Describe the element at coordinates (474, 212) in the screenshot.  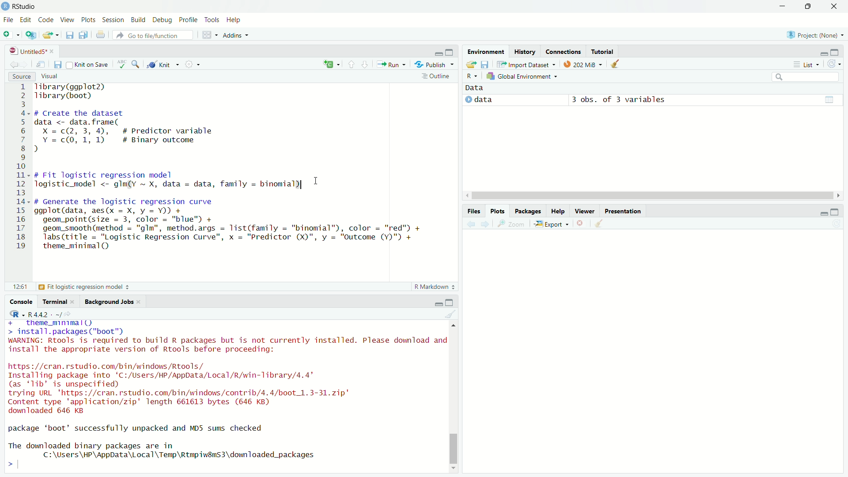
I see `Files` at that location.